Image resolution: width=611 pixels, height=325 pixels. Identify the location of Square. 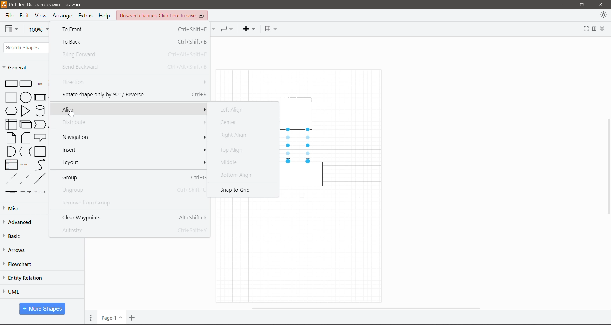
(11, 97).